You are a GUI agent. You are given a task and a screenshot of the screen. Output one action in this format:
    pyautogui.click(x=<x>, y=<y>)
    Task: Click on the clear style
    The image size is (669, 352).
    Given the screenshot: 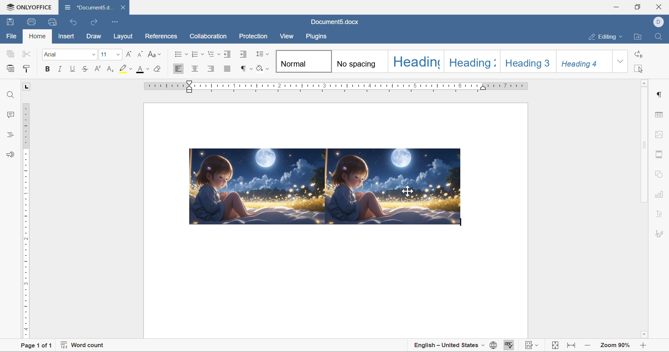 What is the action you would take?
    pyautogui.click(x=157, y=68)
    